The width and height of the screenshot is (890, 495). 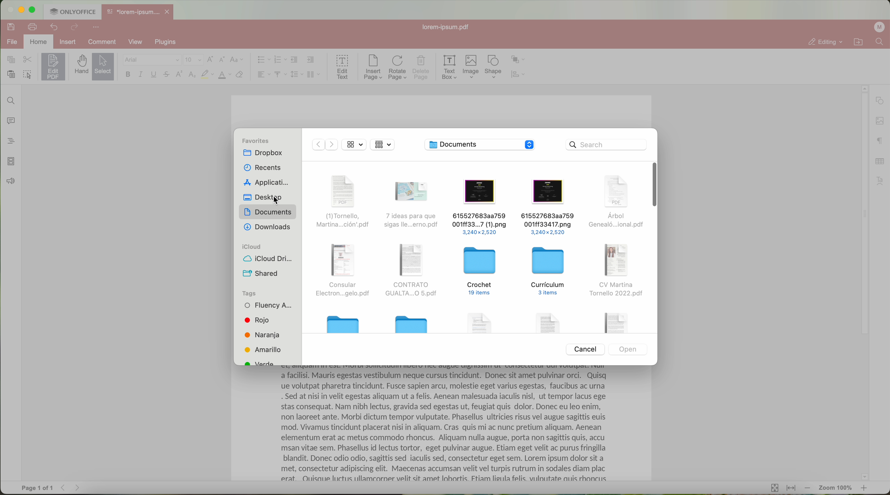 I want to click on dropbox, so click(x=263, y=153).